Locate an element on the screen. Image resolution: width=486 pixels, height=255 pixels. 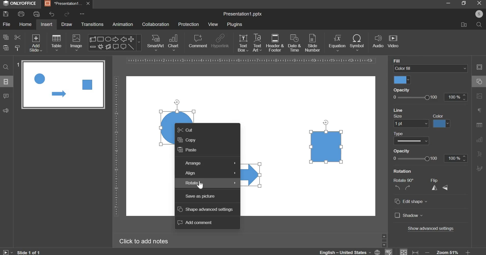
find is located at coordinates (6, 67).